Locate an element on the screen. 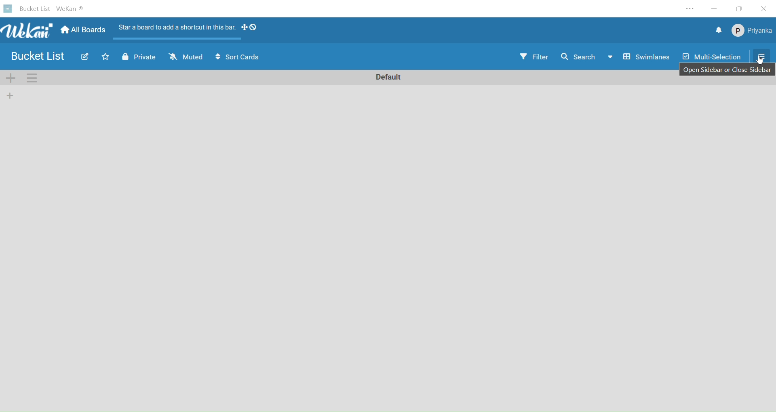  start a board to add a shortcut in this bar. is located at coordinates (176, 32).